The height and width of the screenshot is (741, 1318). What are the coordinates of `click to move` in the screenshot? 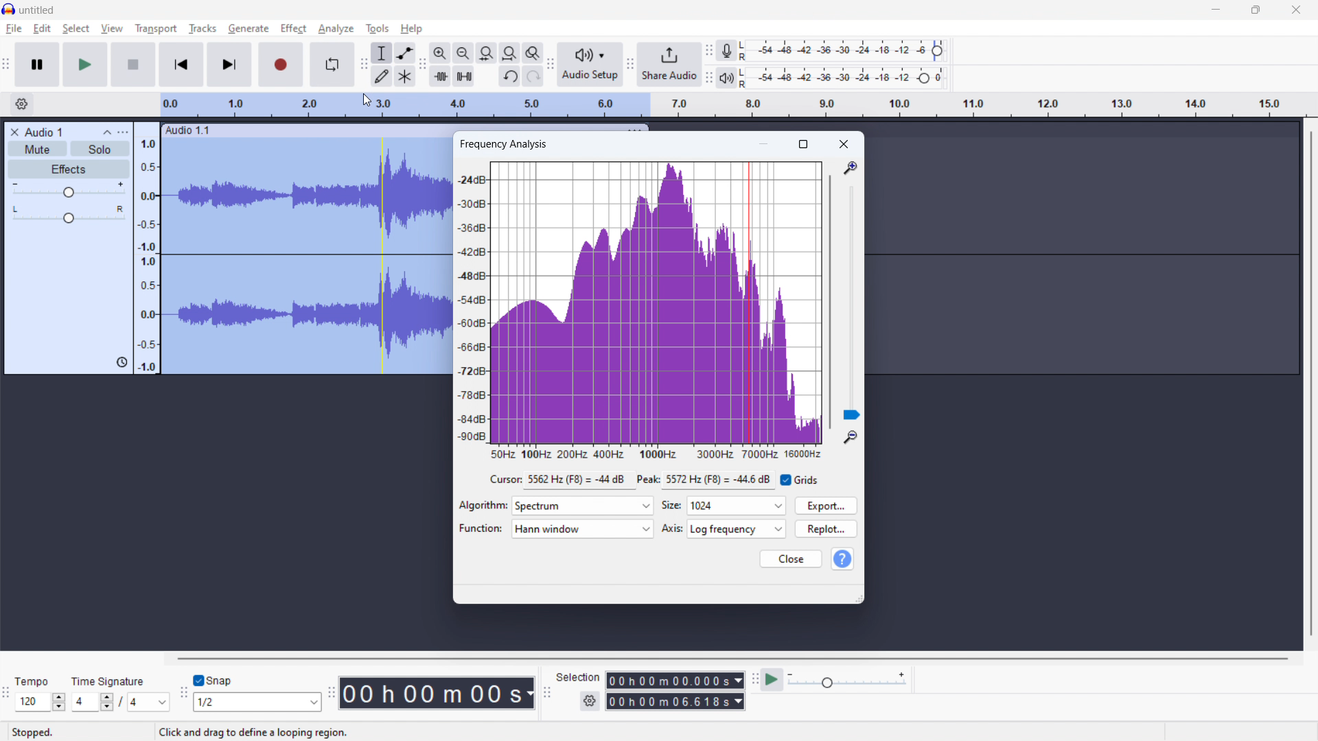 It's located at (231, 131).